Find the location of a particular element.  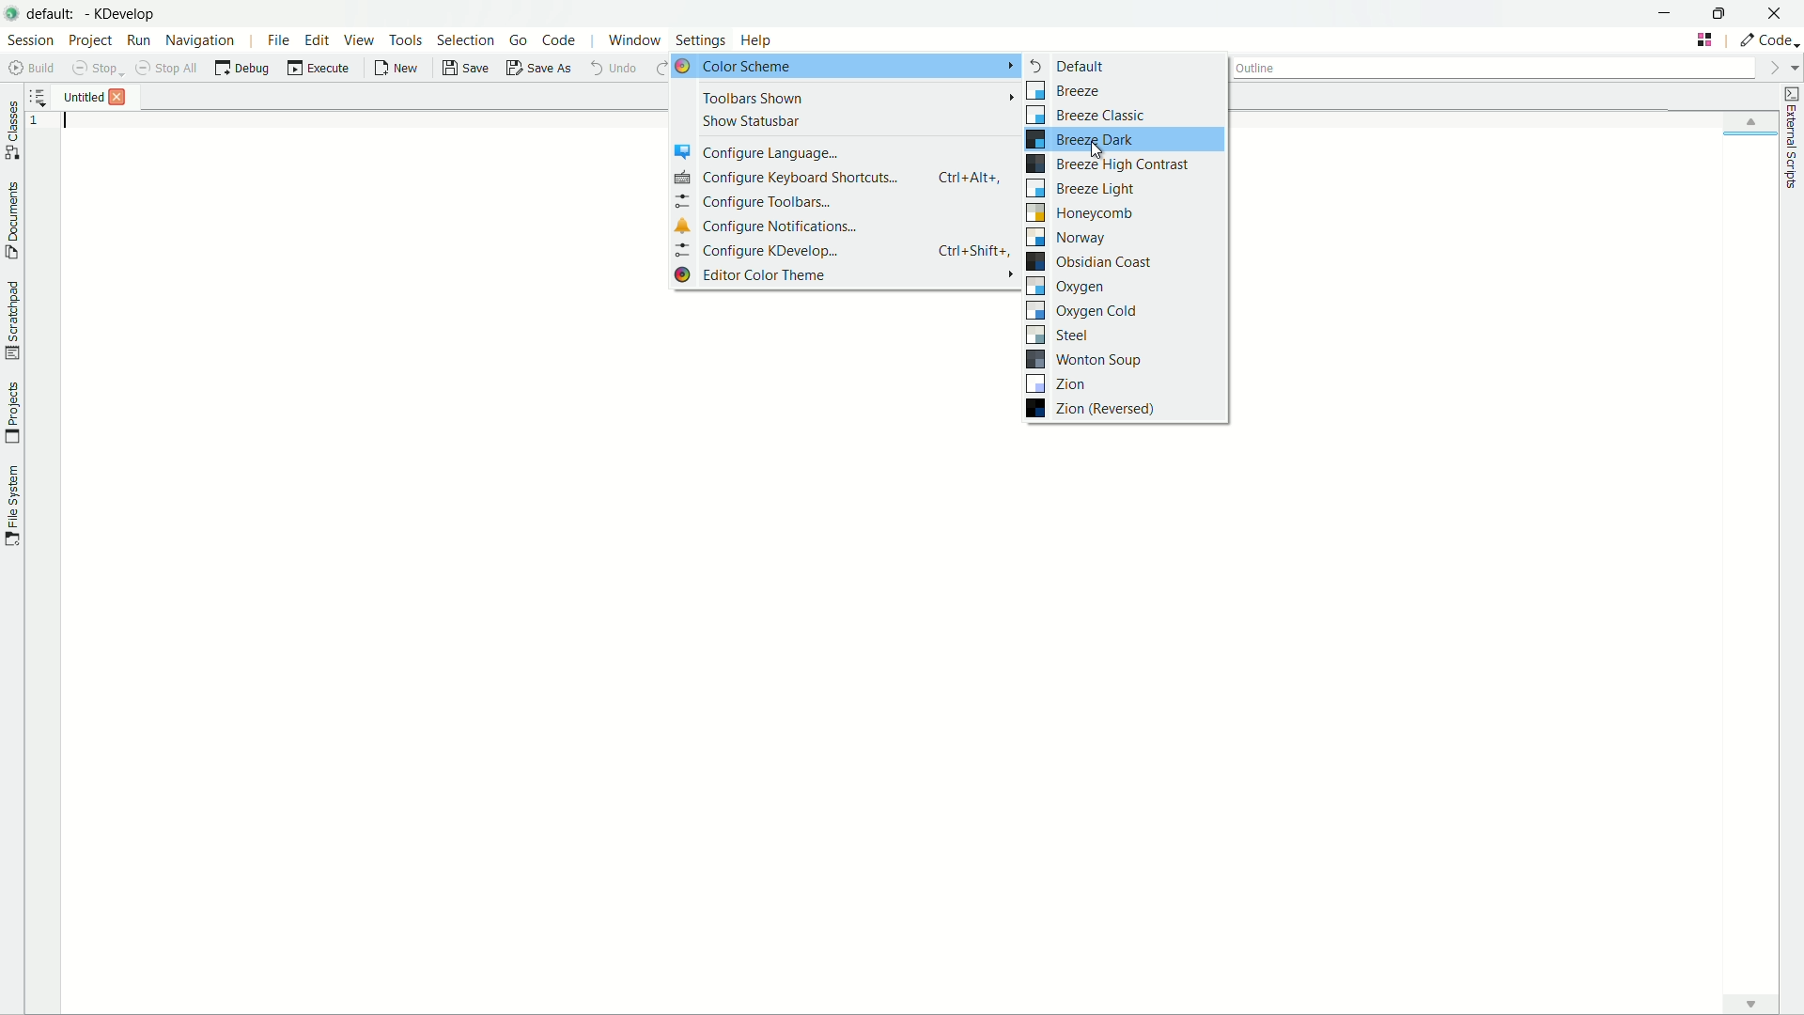

edit is located at coordinates (317, 41).